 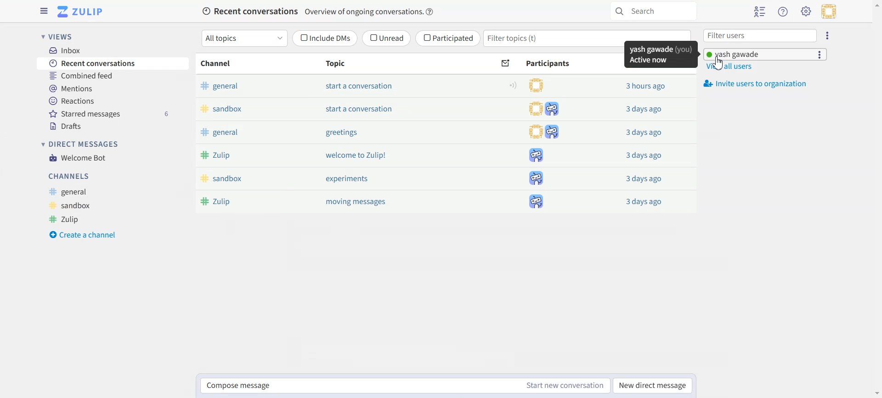 I want to click on general, so click(x=220, y=133).